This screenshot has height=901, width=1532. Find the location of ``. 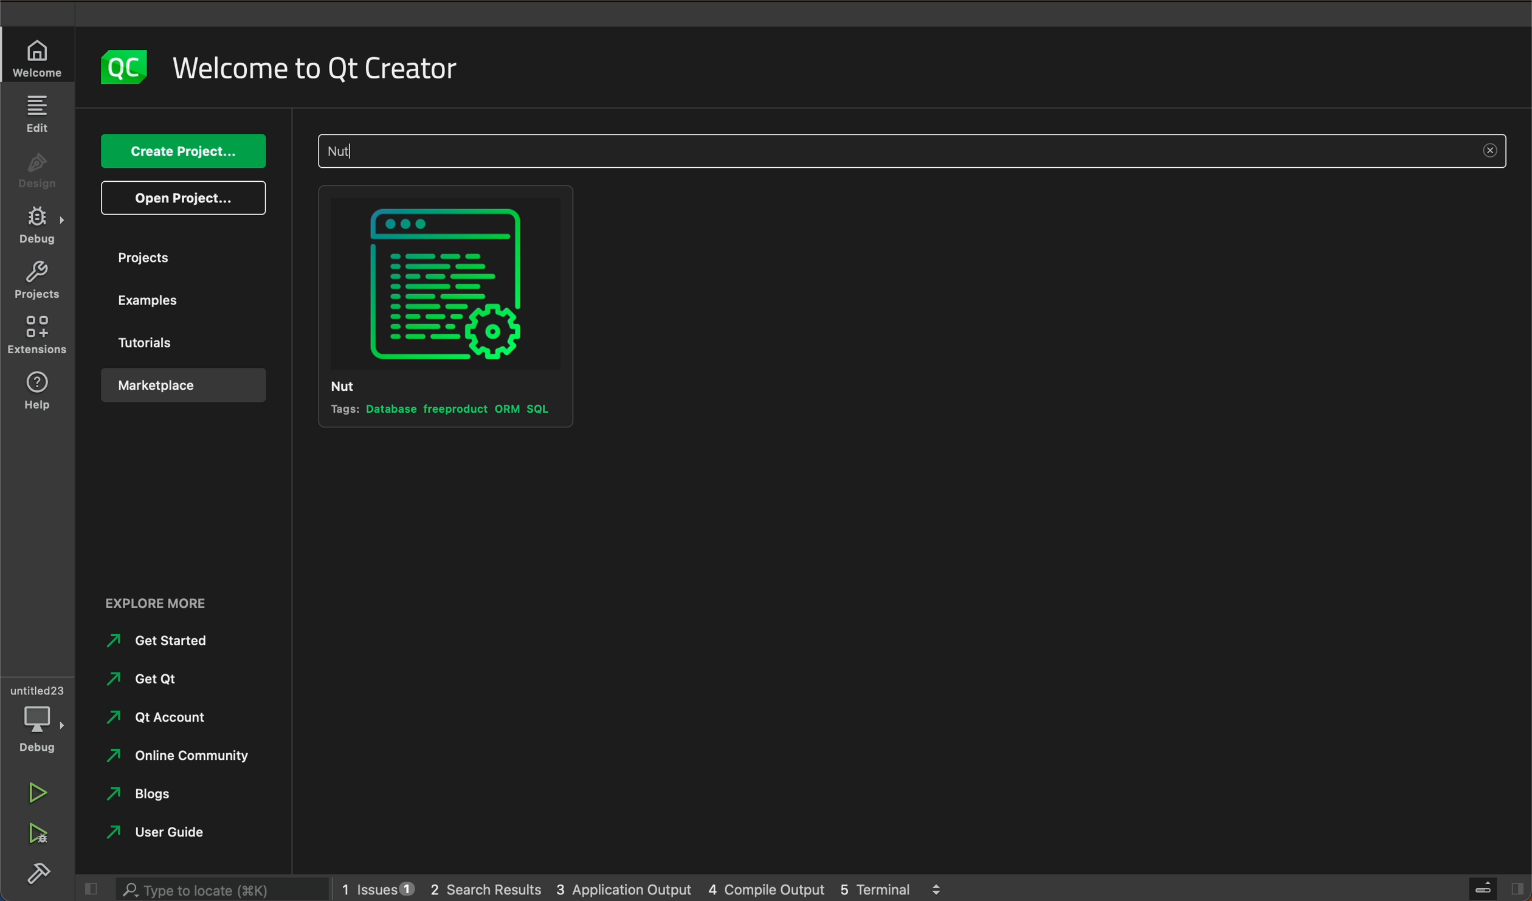

 is located at coordinates (177, 759).